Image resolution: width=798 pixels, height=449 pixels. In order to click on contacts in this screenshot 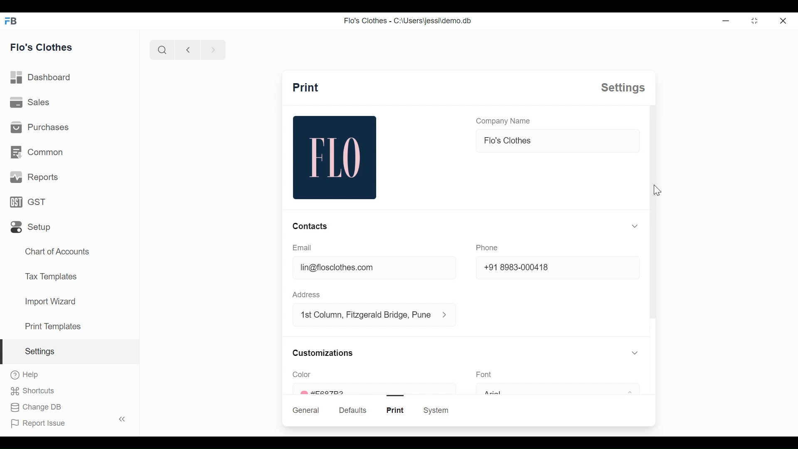, I will do `click(311, 227)`.